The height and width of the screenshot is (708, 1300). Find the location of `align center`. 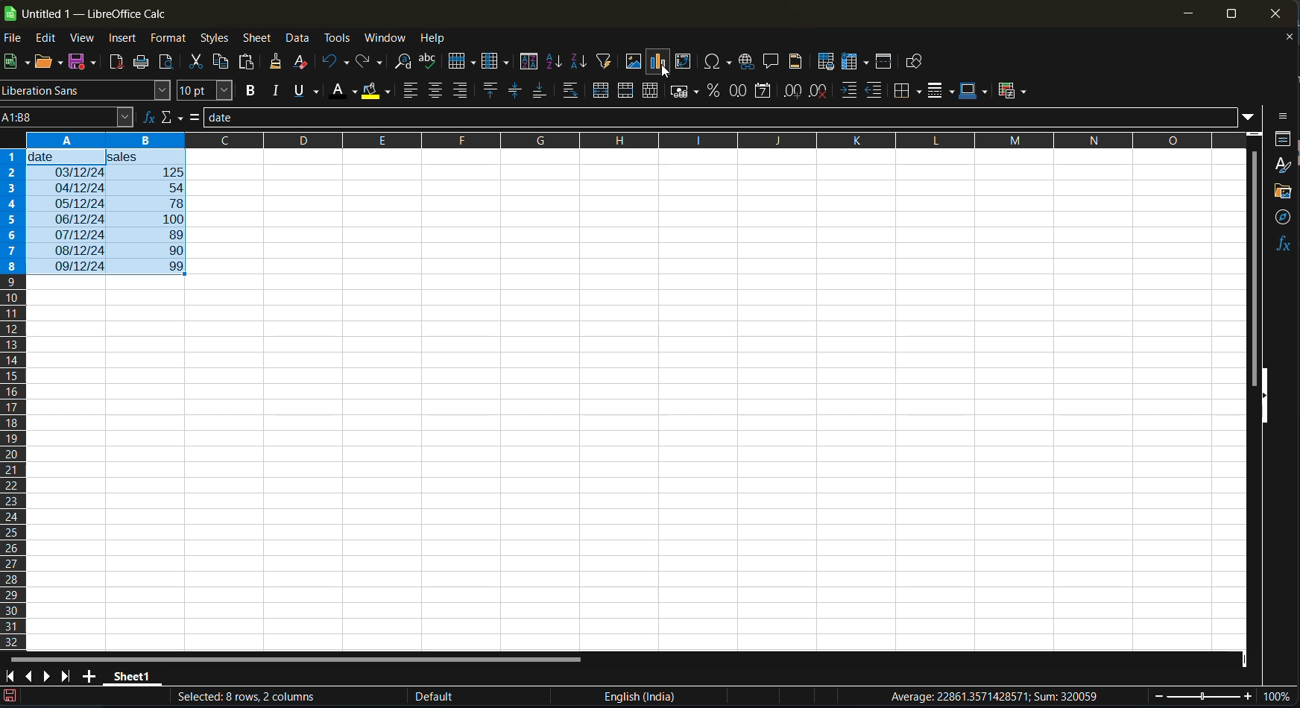

align center is located at coordinates (437, 90).